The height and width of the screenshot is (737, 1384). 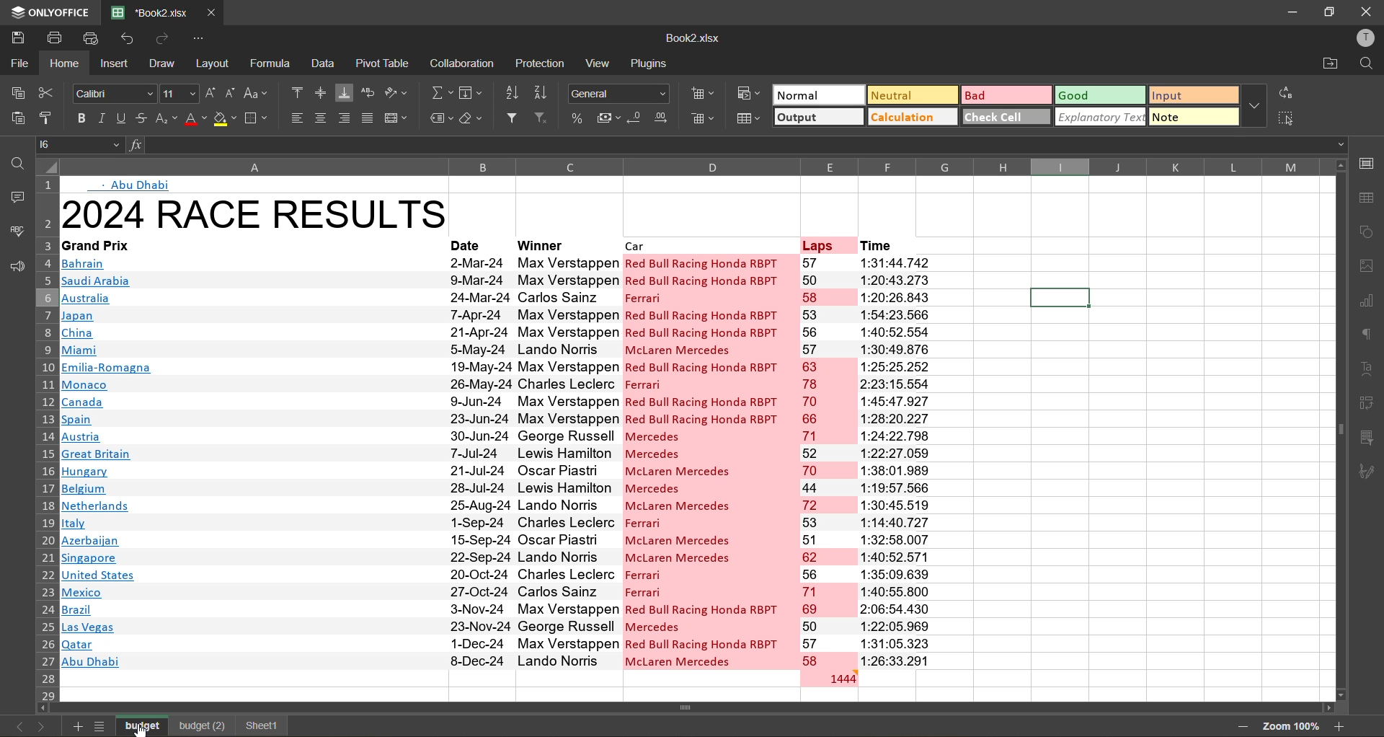 What do you see at coordinates (226, 122) in the screenshot?
I see `fill color` at bounding box center [226, 122].